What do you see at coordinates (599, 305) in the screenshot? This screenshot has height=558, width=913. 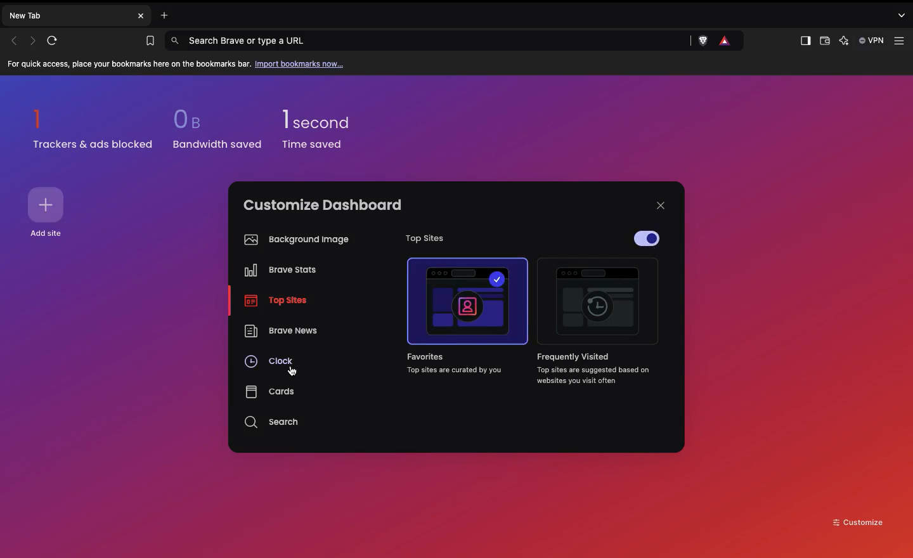 I see `Frequently visited` at bounding box center [599, 305].